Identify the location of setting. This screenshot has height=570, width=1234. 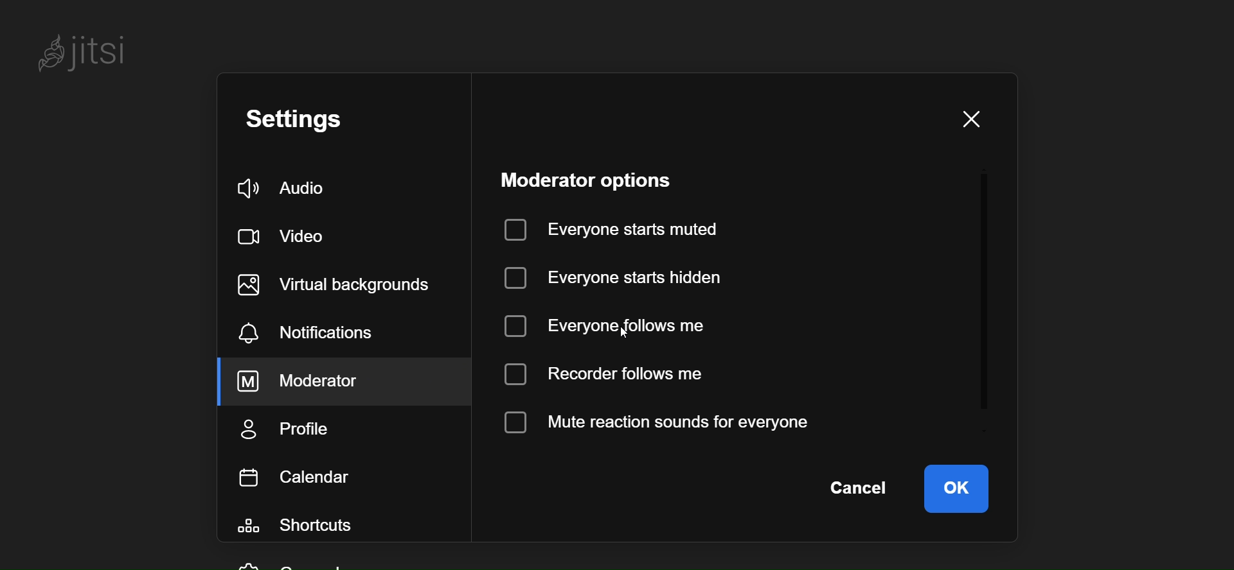
(310, 120).